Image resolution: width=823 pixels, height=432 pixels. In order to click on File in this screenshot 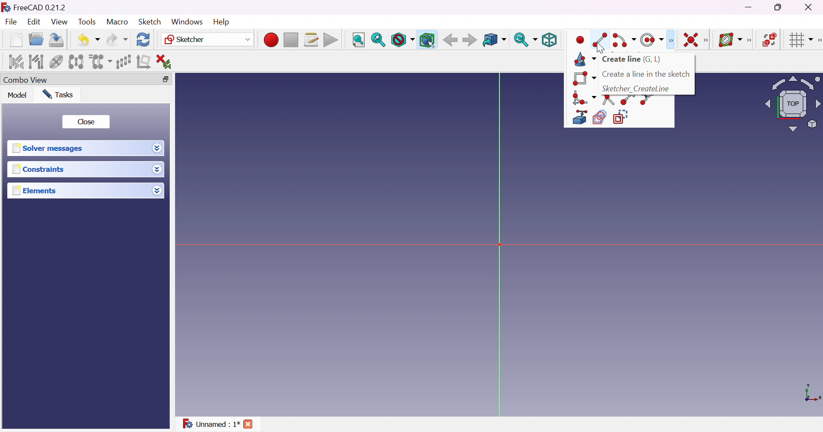, I will do `click(12, 22)`.